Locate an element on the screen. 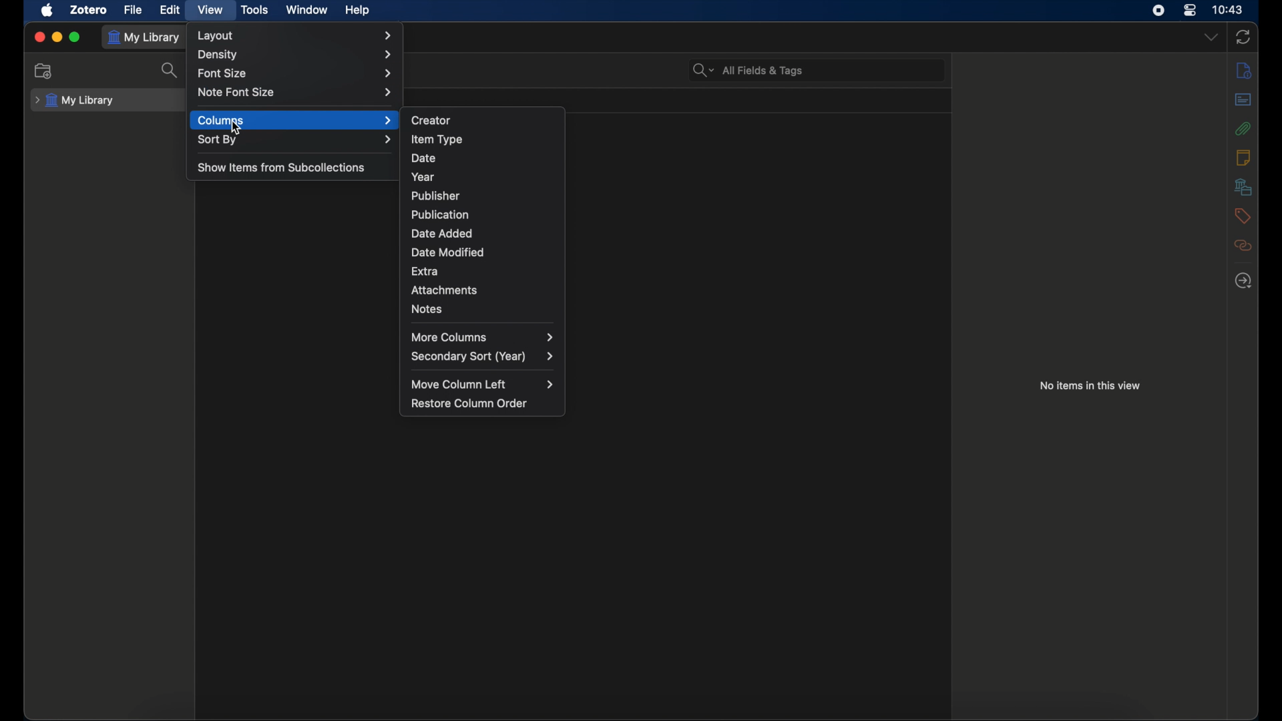  year is located at coordinates (422, 176).